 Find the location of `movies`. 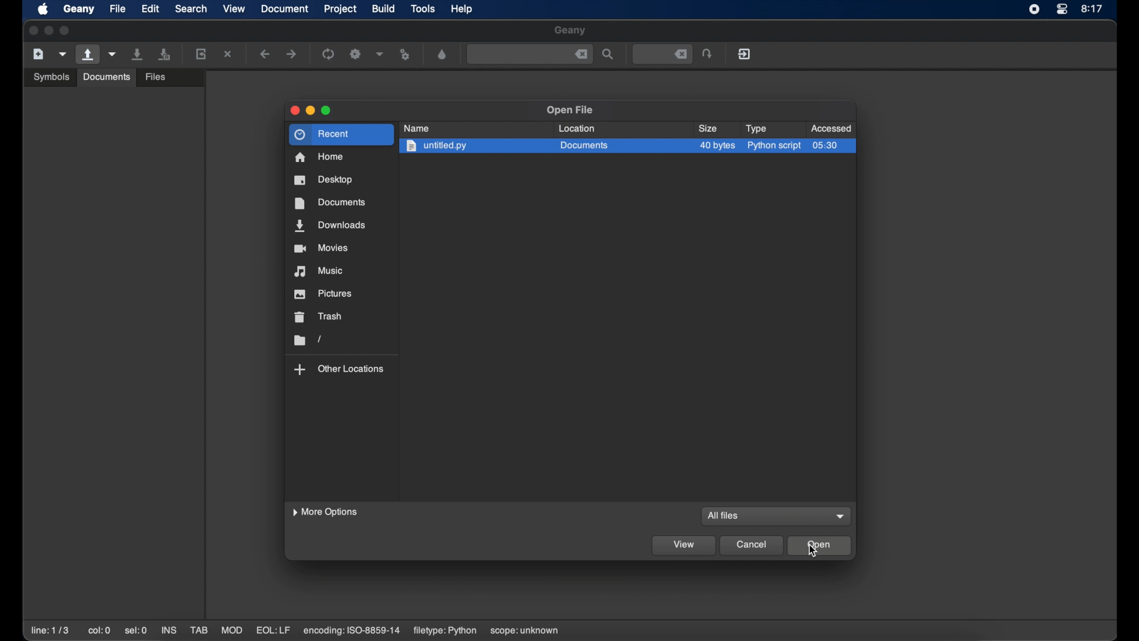

movies is located at coordinates (322, 248).